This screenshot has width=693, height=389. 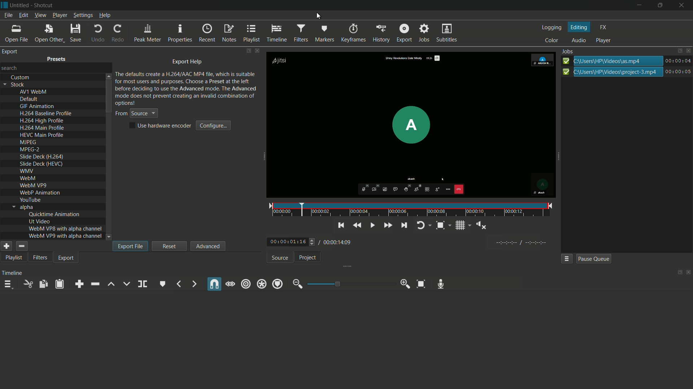 I want to click on copy checked filters, so click(x=43, y=283).